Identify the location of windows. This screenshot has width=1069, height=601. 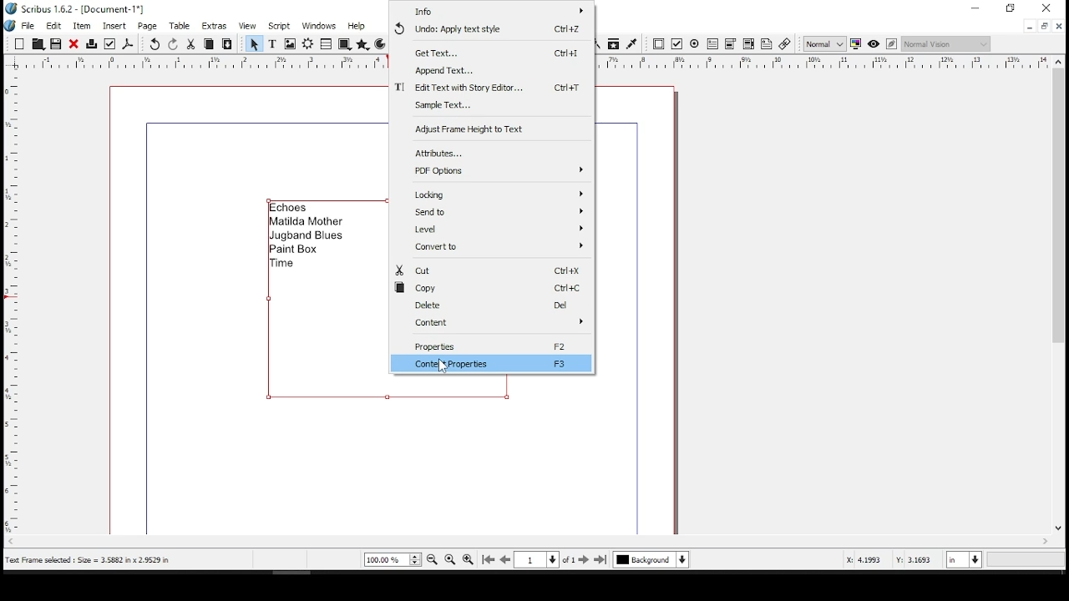
(318, 26).